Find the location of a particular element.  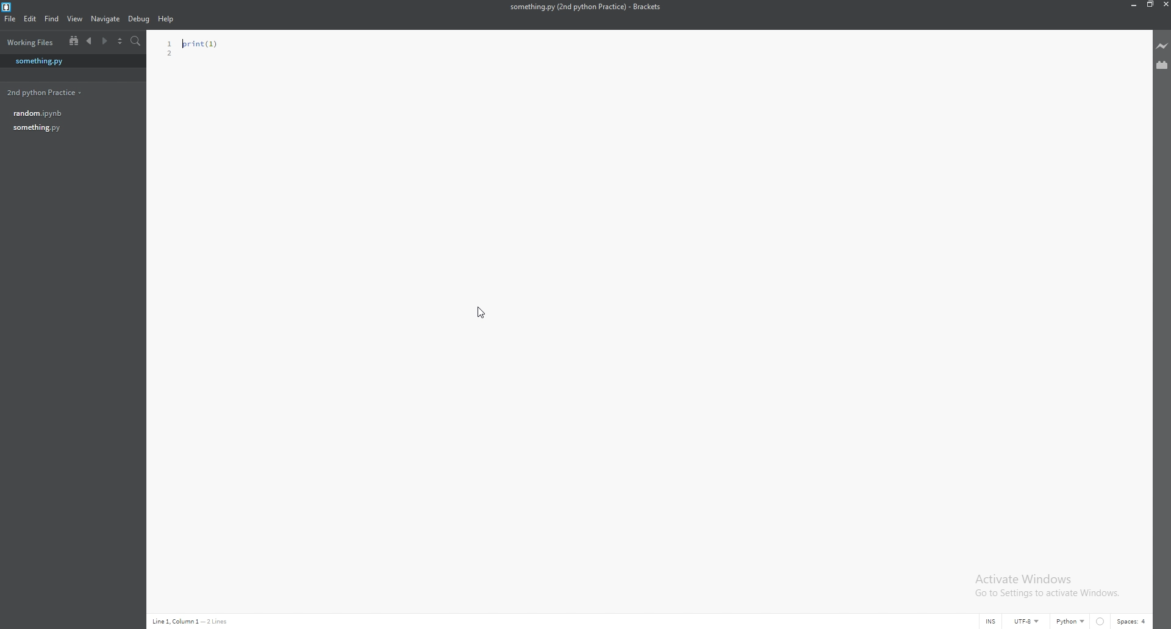

print(1) is located at coordinates (199, 44).